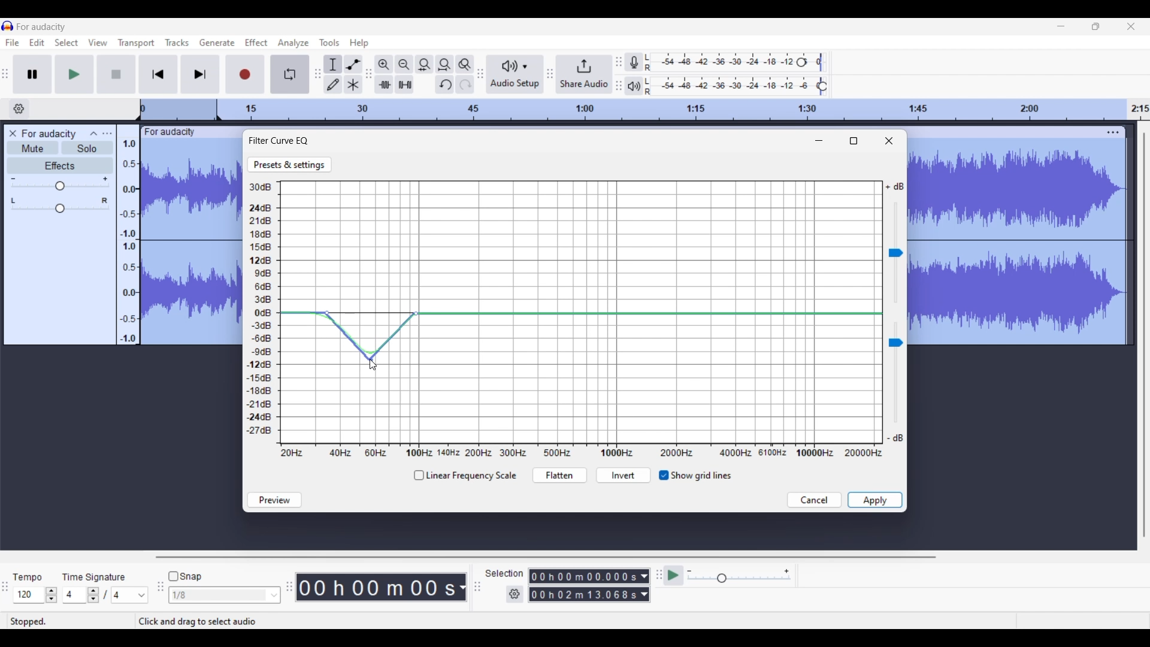 This screenshot has width=1150, height=647. What do you see at coordinates (60, 165) in the screenshot?
I see `Effects` at bounding box center [60, 165].